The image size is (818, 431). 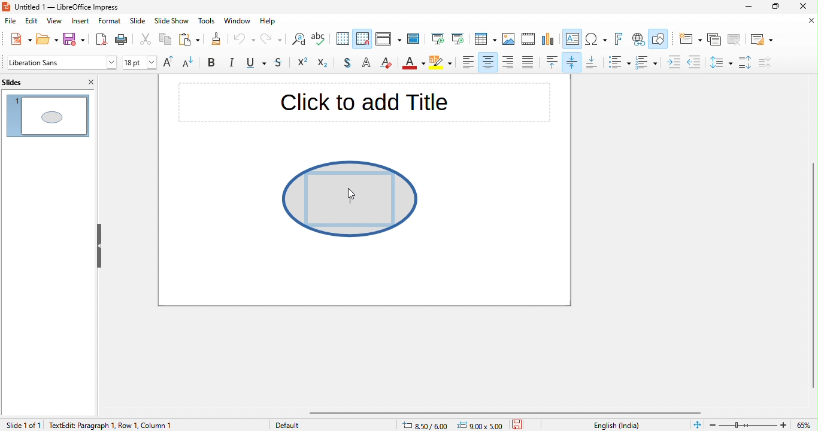 I want to click on increase indent, so click(x=675, y=62).